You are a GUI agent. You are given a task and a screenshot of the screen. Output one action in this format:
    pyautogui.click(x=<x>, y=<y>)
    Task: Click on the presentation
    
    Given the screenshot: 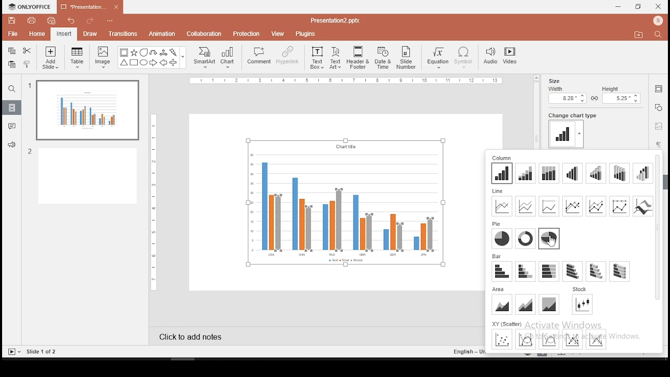 What is the action you would take?
    pyautogui.click(x=88, y=7)
    